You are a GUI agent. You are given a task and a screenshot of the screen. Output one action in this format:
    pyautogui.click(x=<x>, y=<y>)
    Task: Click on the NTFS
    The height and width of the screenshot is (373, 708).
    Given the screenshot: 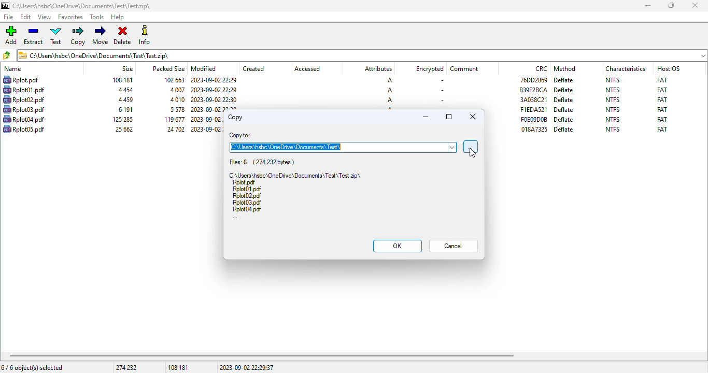 What is the action you would take?
    pyautogui.click(x=613, y=119)
    